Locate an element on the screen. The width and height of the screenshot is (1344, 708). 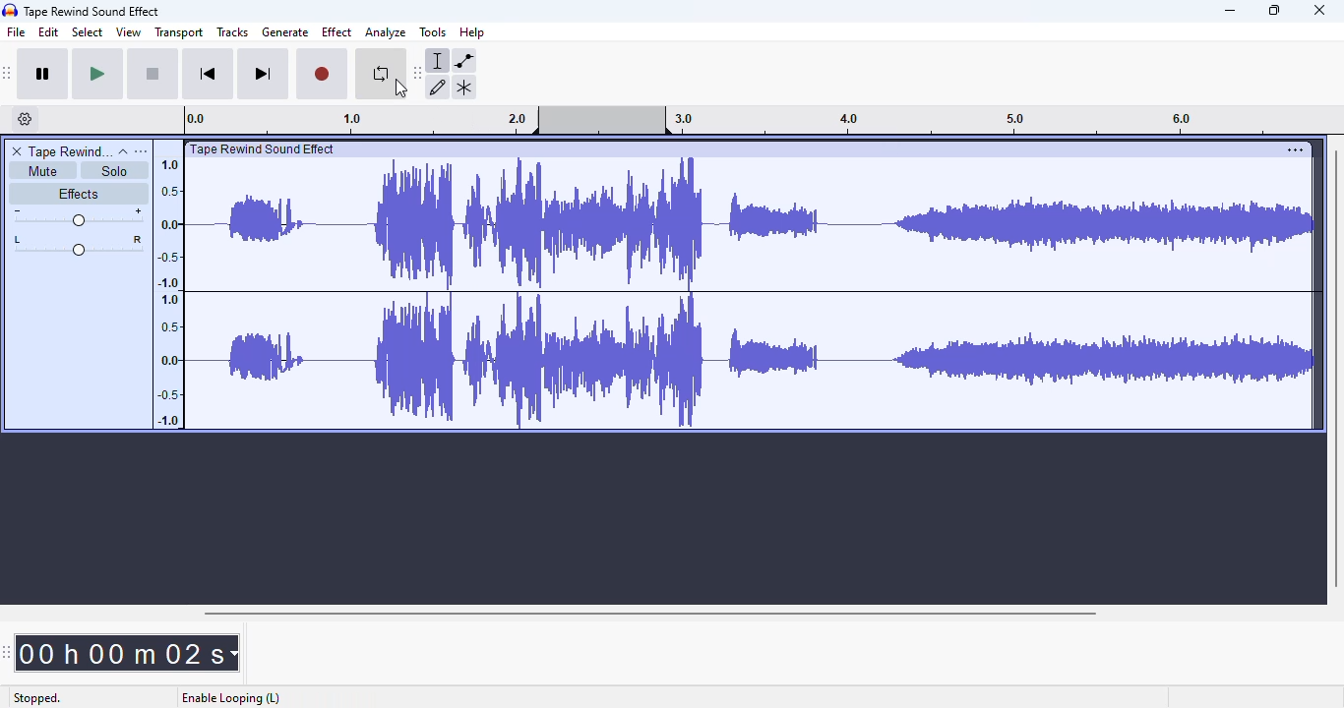
enable looping (L) is located at coordinates (232, 699).